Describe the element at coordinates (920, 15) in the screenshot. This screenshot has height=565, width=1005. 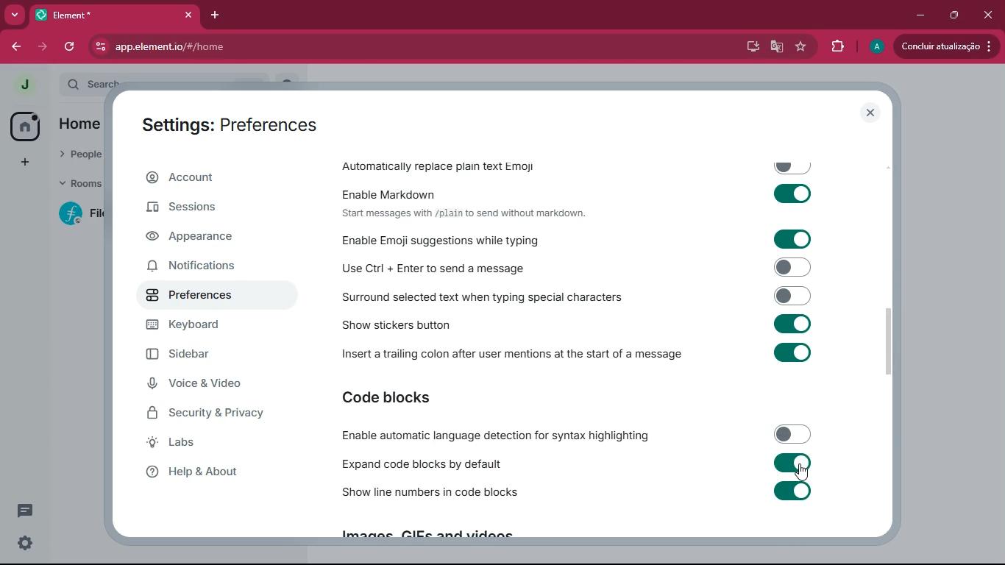
I see `minimize` at that location.